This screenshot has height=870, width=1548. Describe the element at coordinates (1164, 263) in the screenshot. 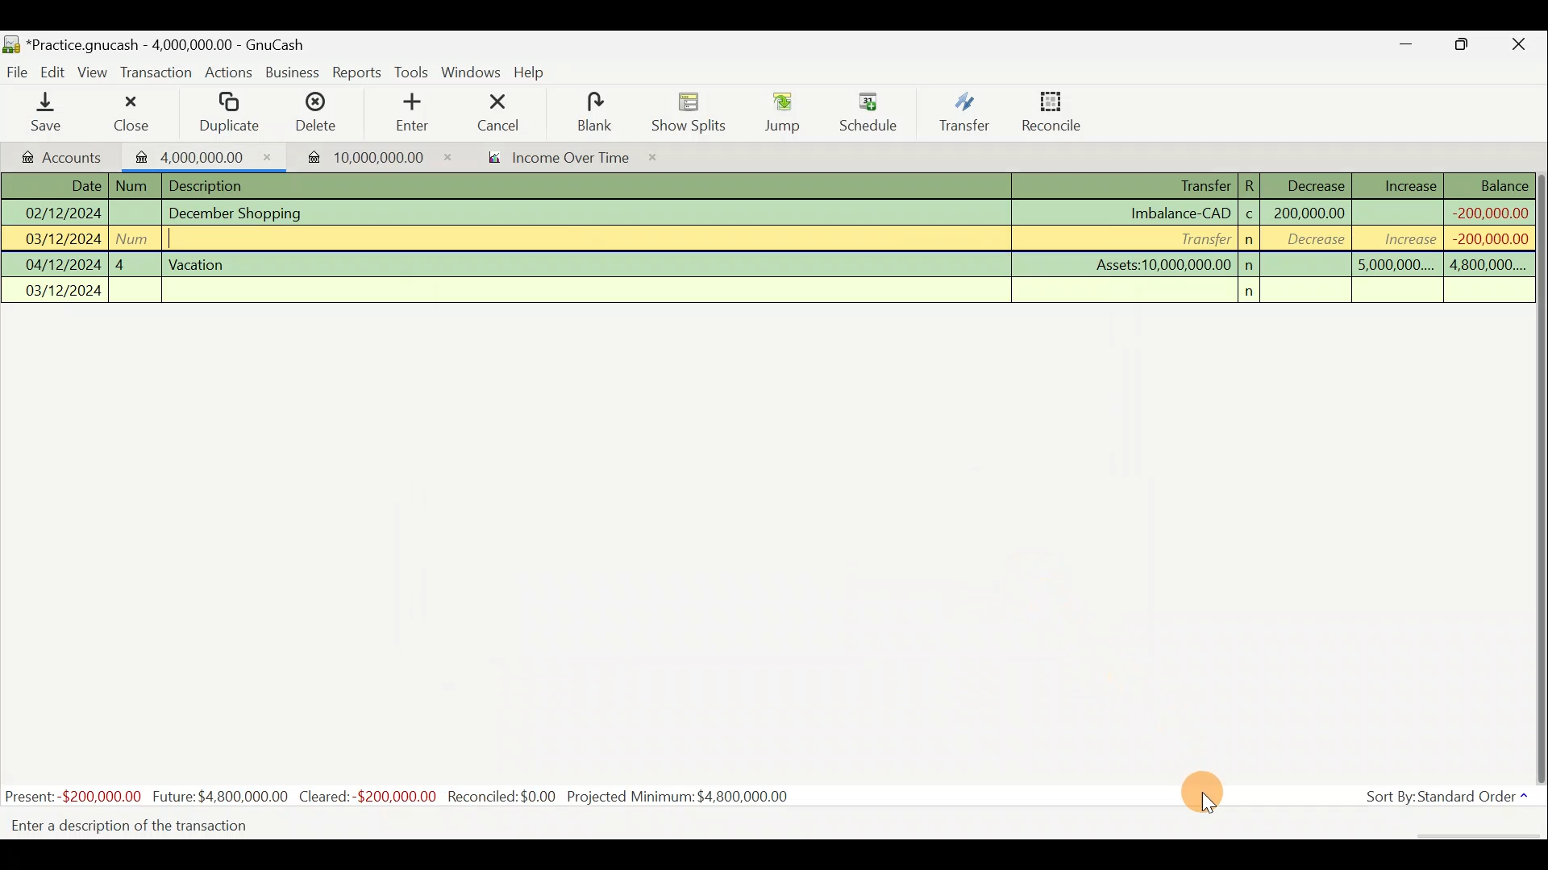

I see `Assets:10,000,000.00` at that location.